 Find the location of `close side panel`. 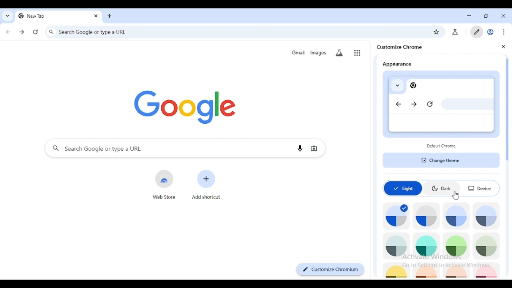

close side panel is located at coordinates (503, 47).